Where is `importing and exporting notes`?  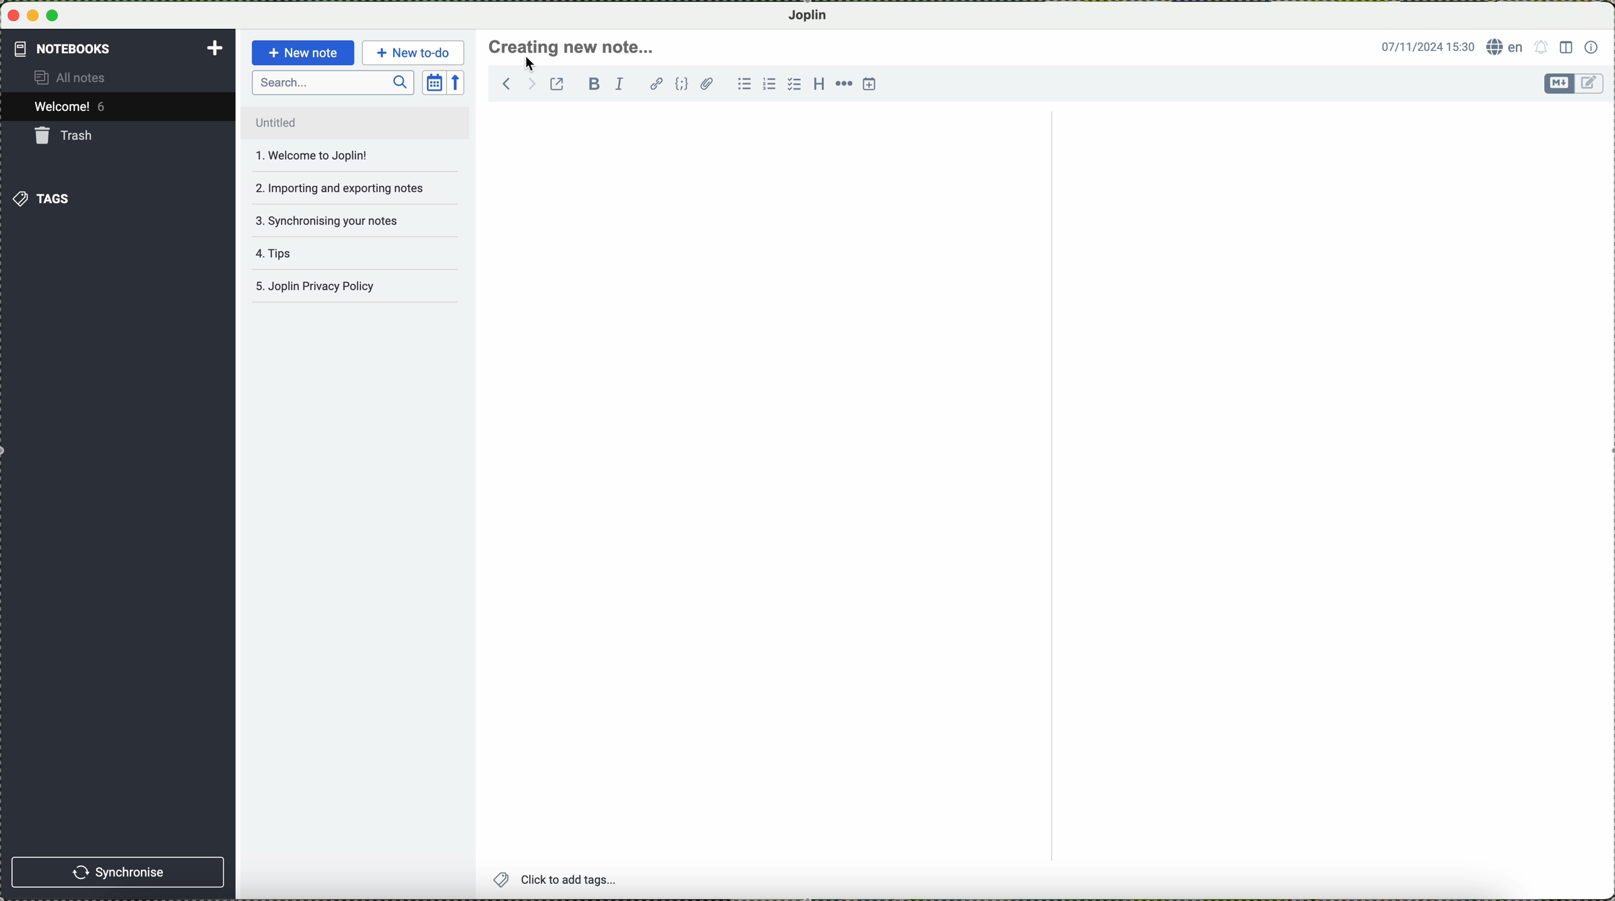
importing and exporting notes is located at coordinates (339, 187).